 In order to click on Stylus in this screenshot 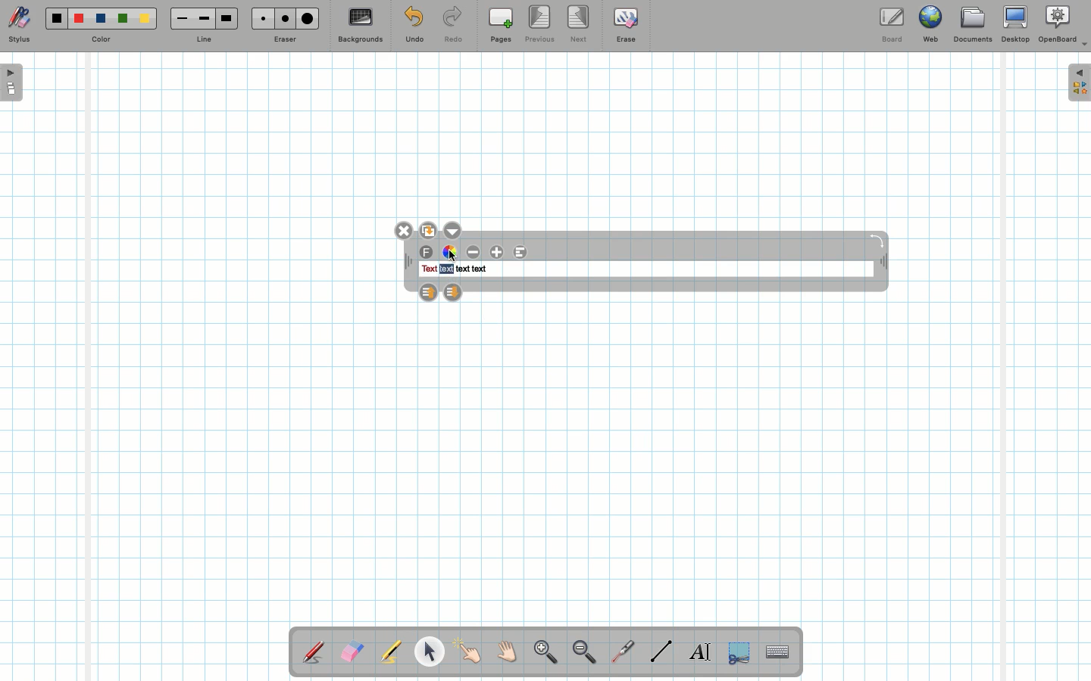, I will do `click(19, 25)`.